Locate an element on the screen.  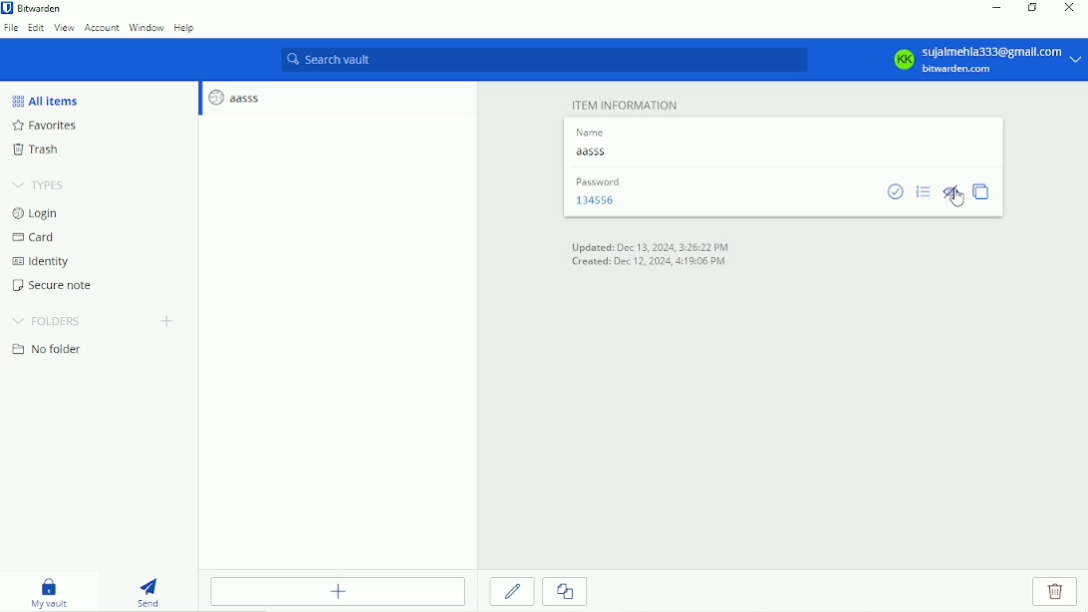
Delete is located at coordinates (1057, 591).